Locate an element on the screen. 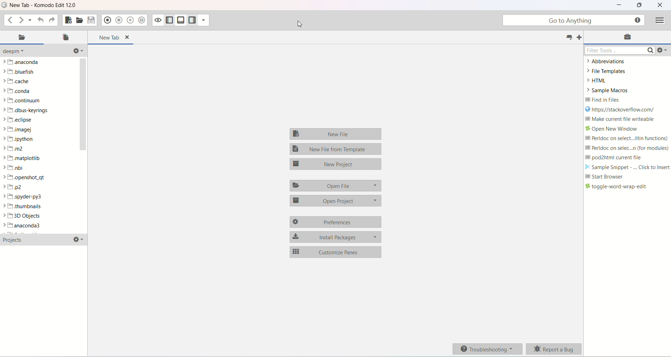  save macro to toolbox is located at coordinates (142, 20).